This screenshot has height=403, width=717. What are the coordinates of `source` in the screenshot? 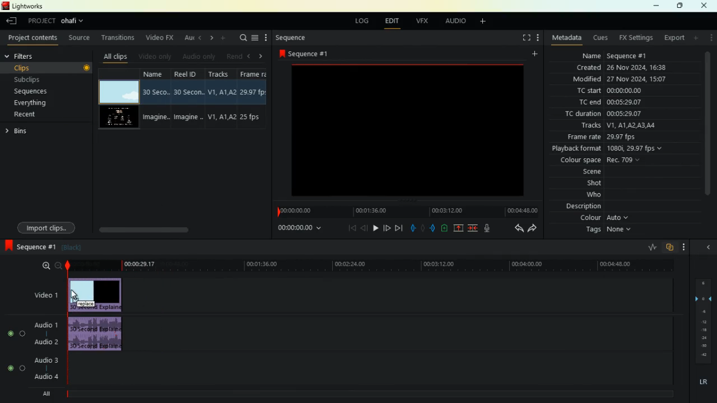 It's located at (81, 38).